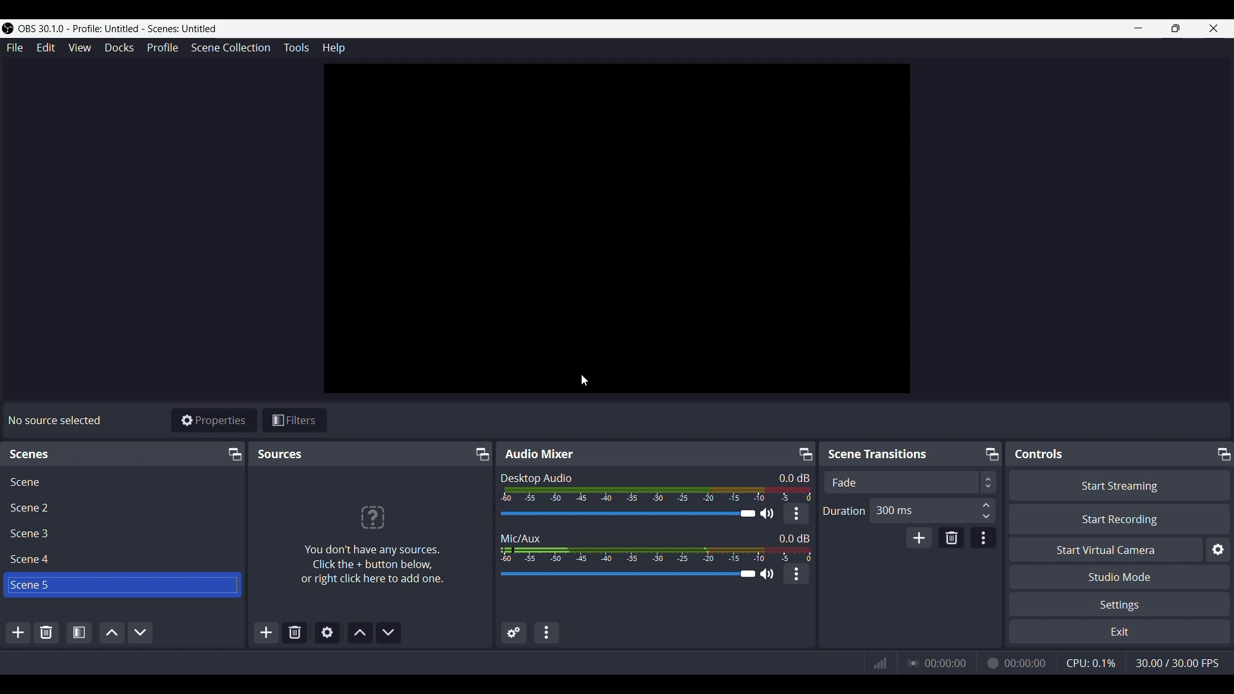 The height and width of the screenshot is (694, 1234). Describe the element at coordinates (540, 454) in the screenshot. I see `Audio Mixer` at that location.